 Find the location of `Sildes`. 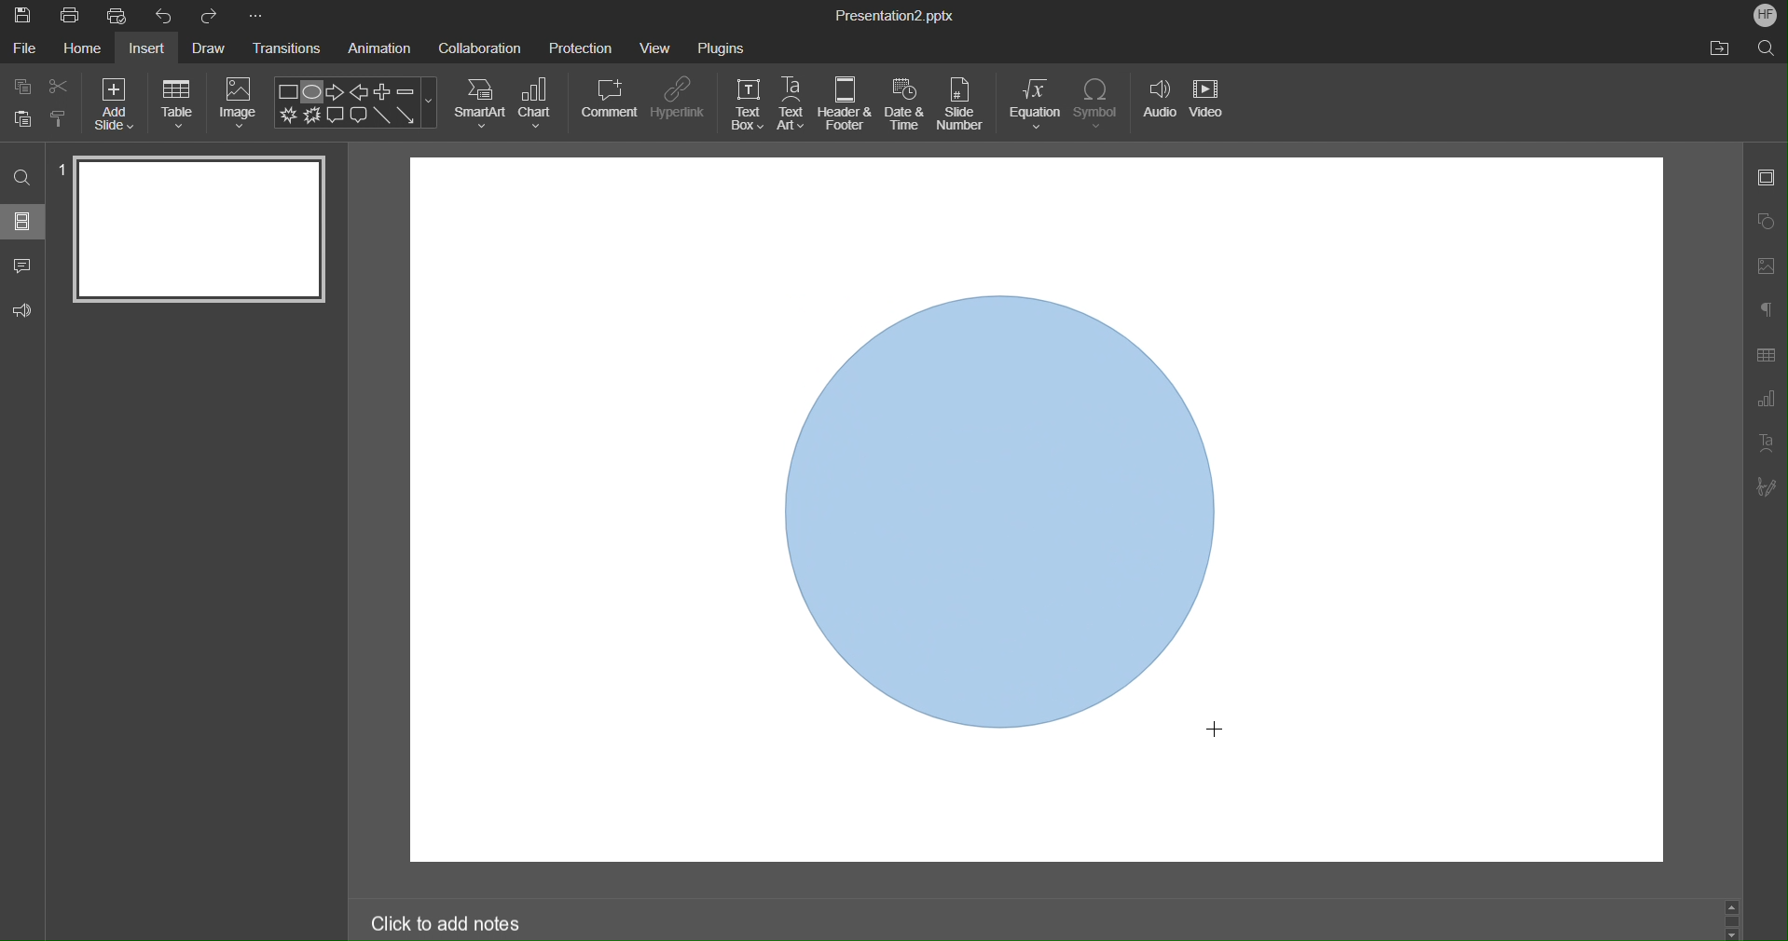

Sildes is located at coordinates (24, 221).